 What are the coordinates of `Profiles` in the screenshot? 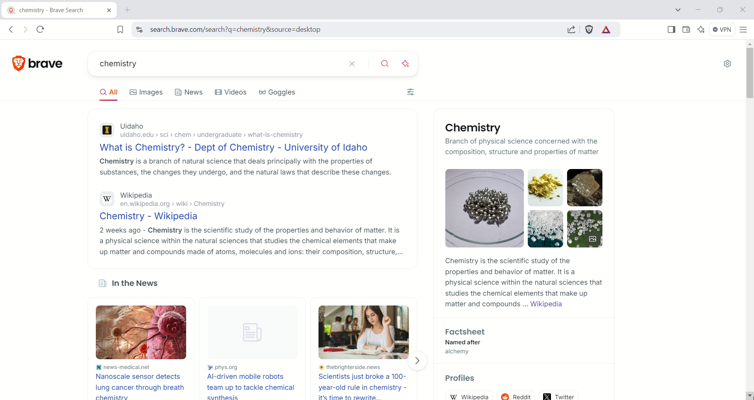 It's located at (465, 379).